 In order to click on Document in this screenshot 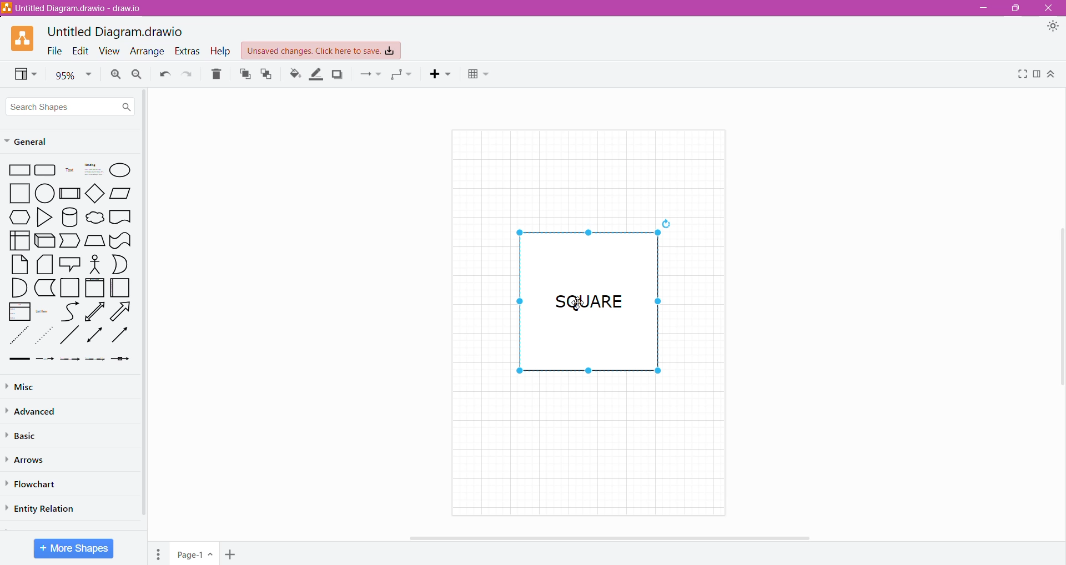, I will do `click(120, 217)`.